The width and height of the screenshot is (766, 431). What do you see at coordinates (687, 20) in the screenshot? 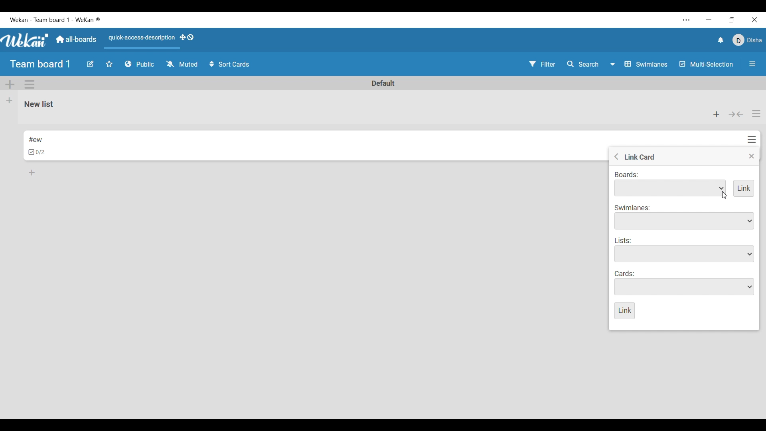
I see `More settings` at bounding box center [687, 20].